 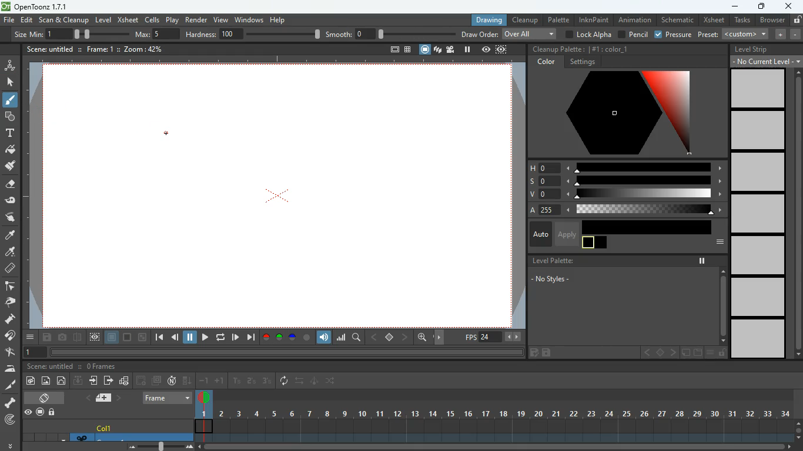 What do you see at coordinates (101, 366) in the screenshot?
I see `frames` at bounding box center [101, 366].